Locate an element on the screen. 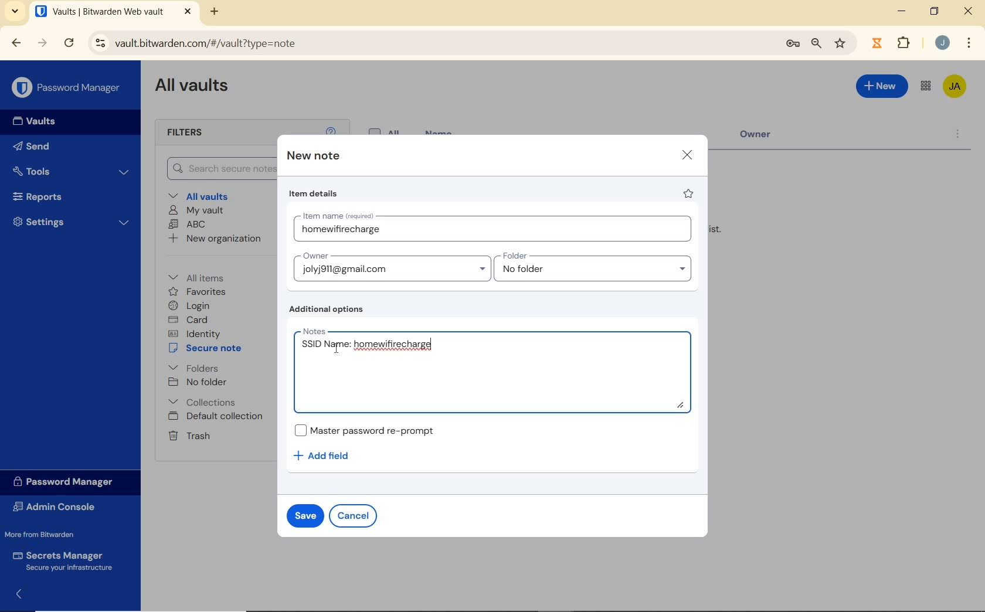 The image size is (985, 612). reload is located at coordinates (69, 43).